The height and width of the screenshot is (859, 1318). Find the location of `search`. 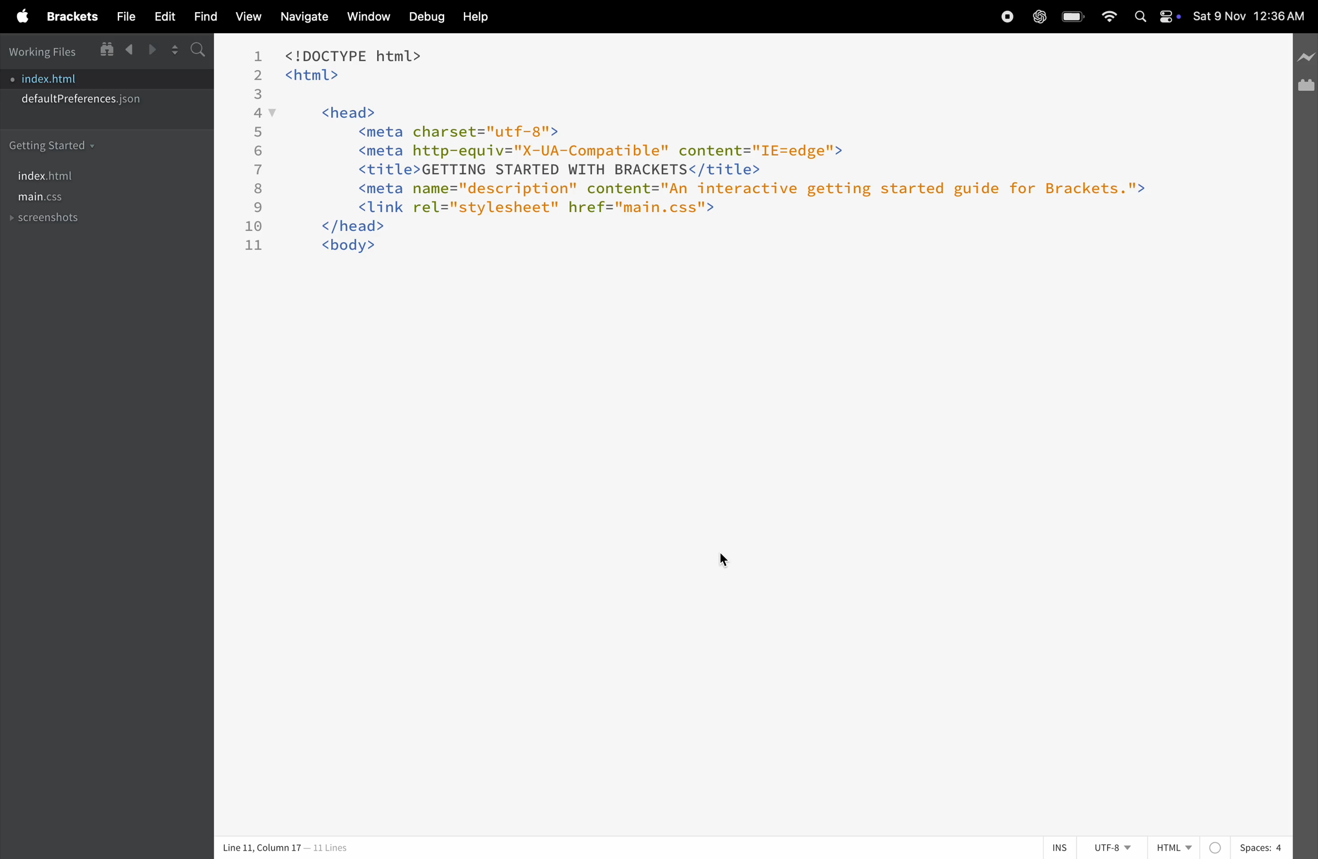

search is located at coordinates (198, 49).